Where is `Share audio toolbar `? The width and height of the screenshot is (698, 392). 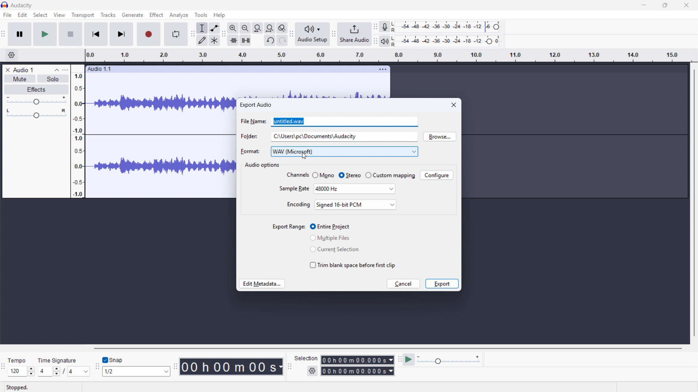
Share audio toolbar  is located at coordinates (334, 34).